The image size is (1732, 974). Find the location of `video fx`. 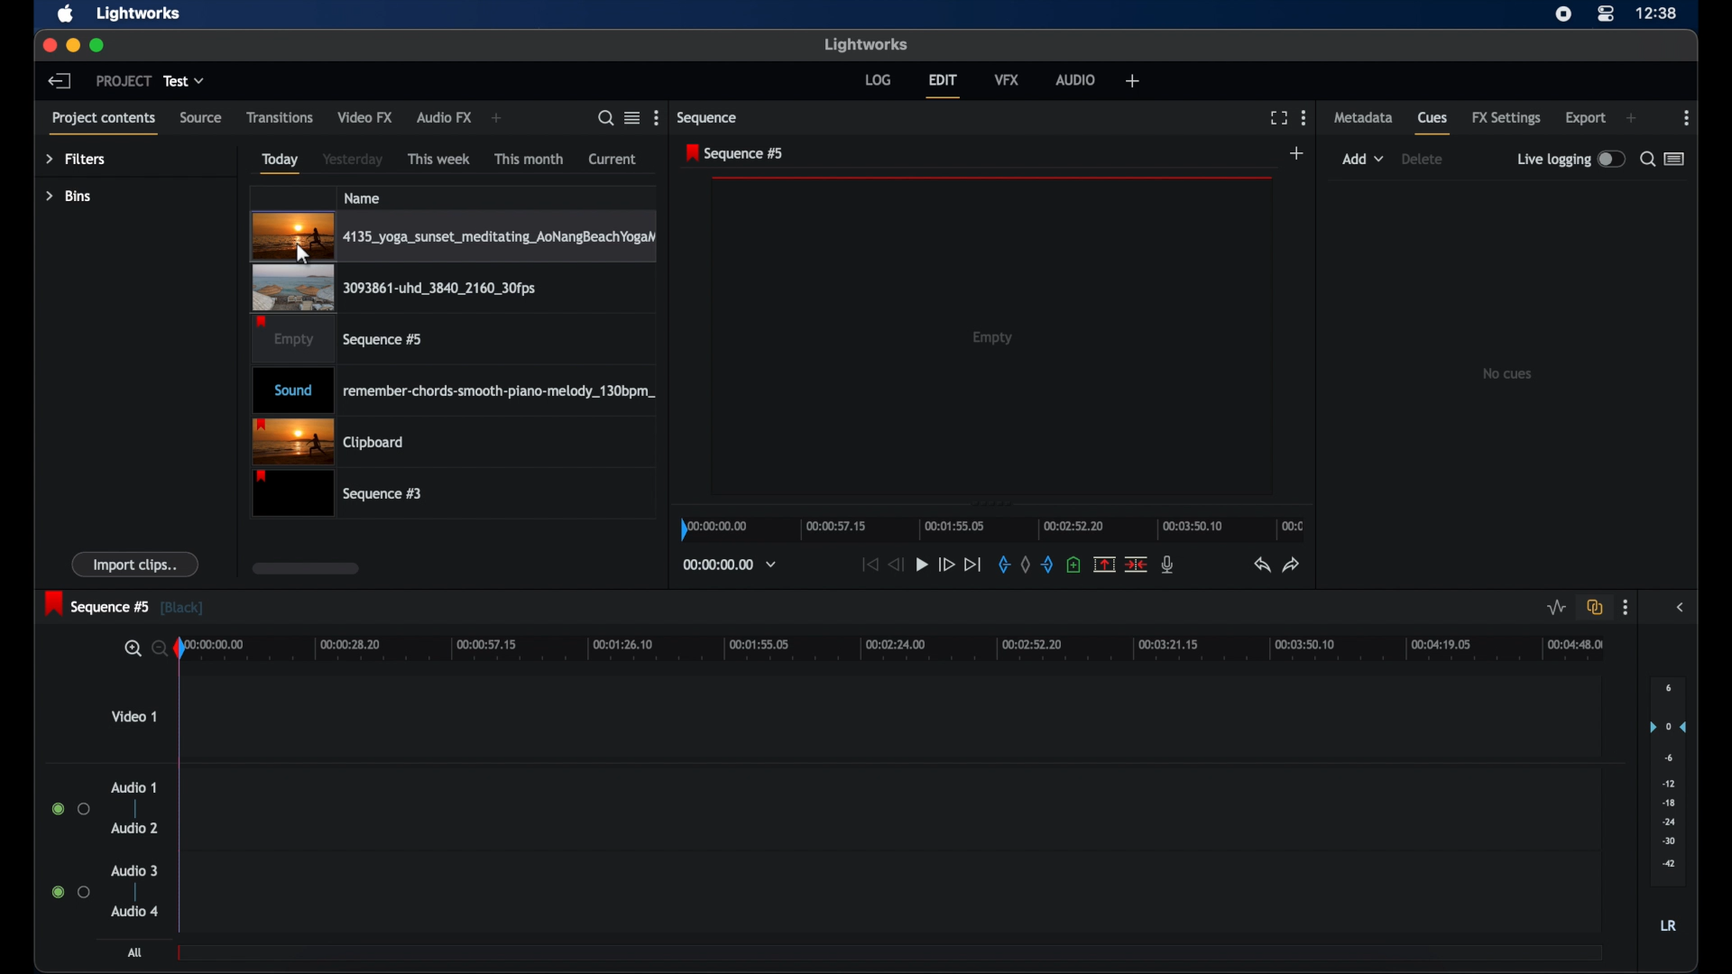

video fx is located at coordinates (366, 117).